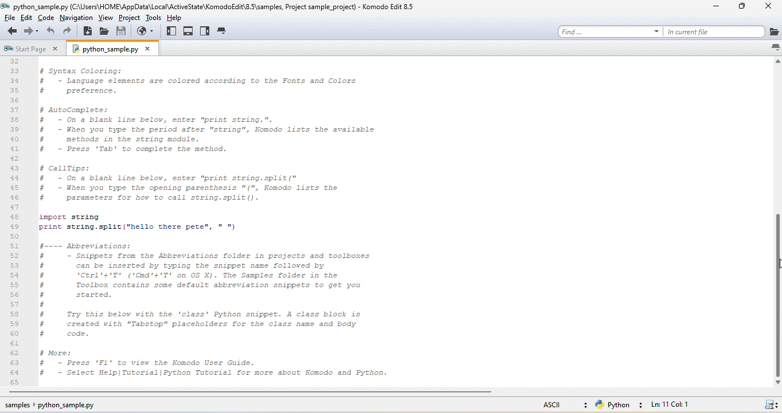 This screenshot has width=782, height=413. Describe the element at coordinates (70, 33) in the screenshot. I see `redo` at that location.